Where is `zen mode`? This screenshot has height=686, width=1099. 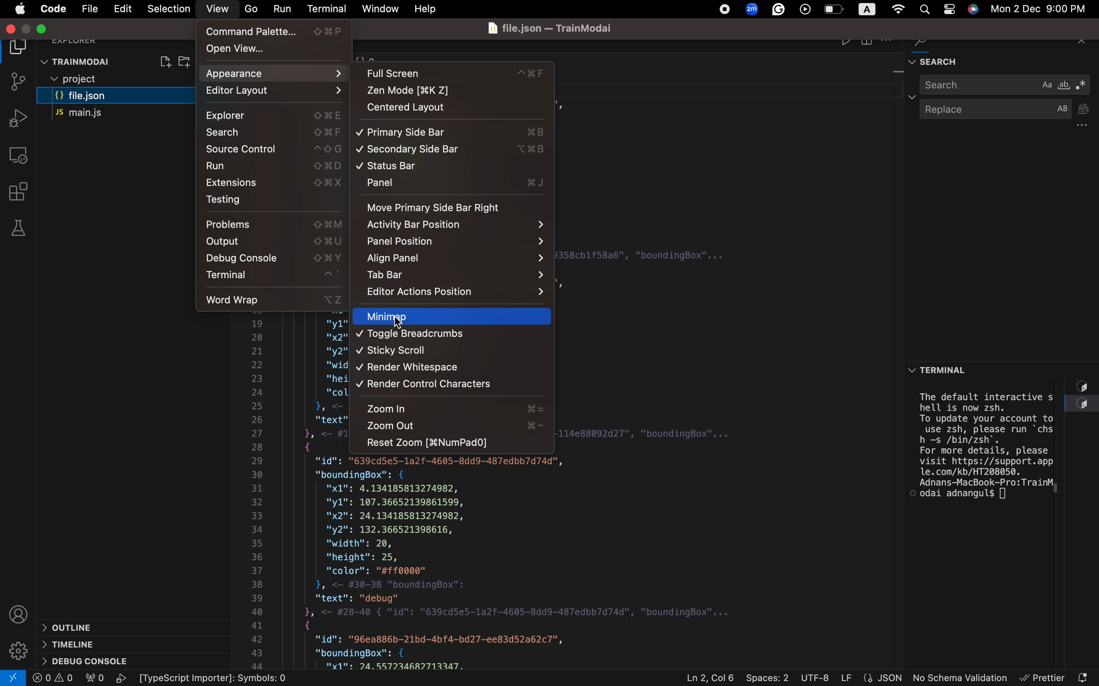 zen mode is located at coordinates (451, 89).